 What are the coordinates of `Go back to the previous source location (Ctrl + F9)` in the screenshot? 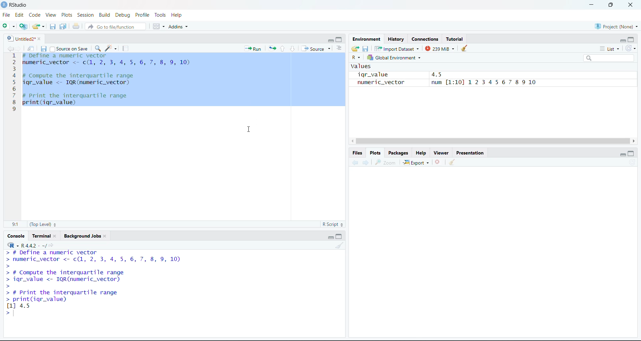 It's located at (10, 47).